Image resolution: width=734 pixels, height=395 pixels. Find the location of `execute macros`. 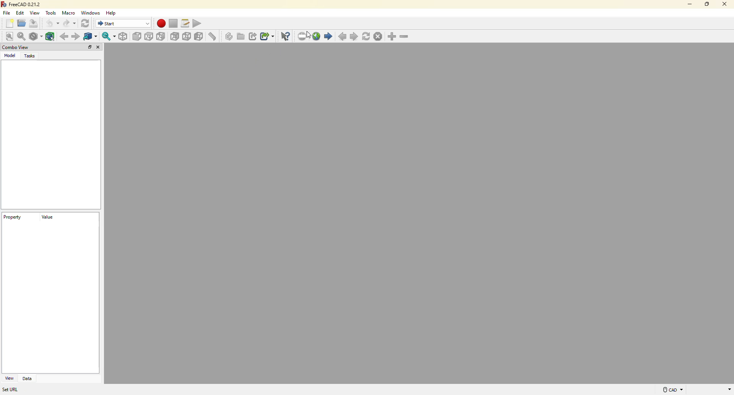

execute macros is located at coordinates (200, 23).